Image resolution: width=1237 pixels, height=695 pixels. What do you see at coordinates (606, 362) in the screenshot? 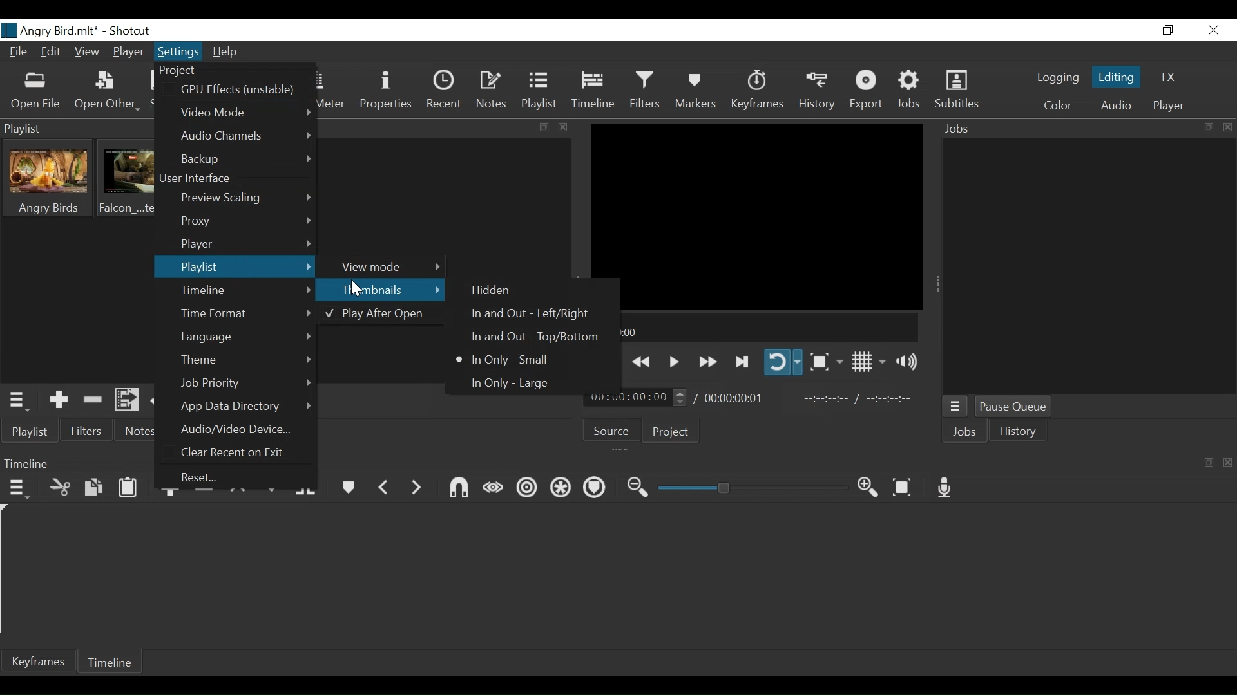
I see `Skip to the next point` at bounding box center [606, 362].